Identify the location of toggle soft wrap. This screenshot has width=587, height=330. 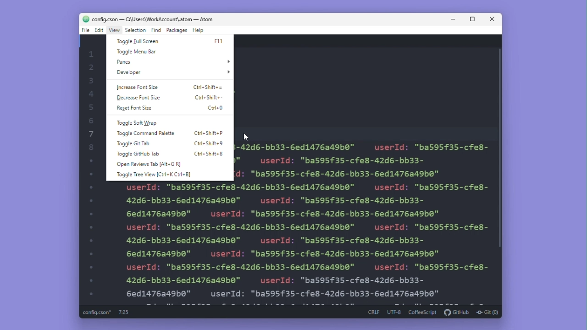
(142, 123).